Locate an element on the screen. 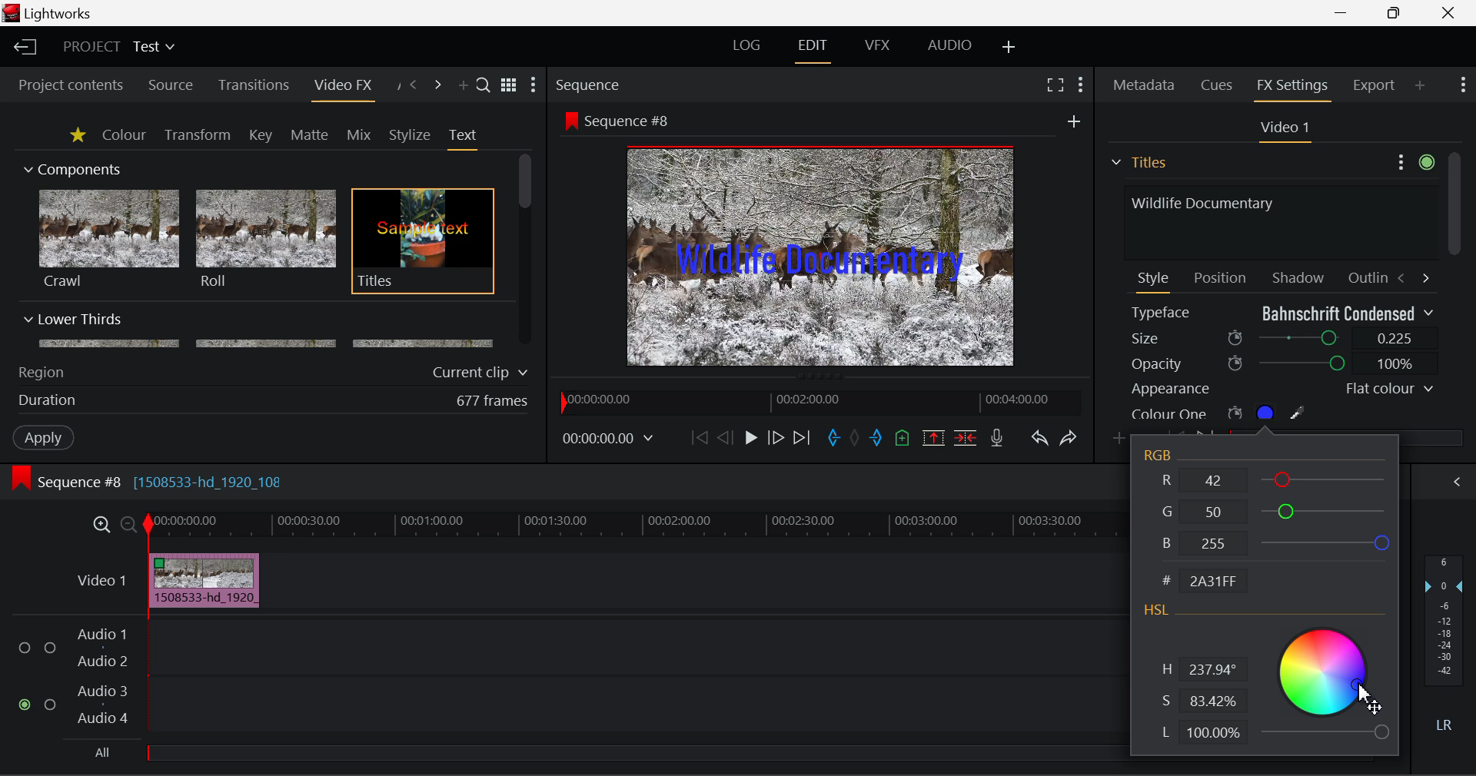 This screenshot has width=1476, height=776. Typeface is located at coordinates (1282, 313).